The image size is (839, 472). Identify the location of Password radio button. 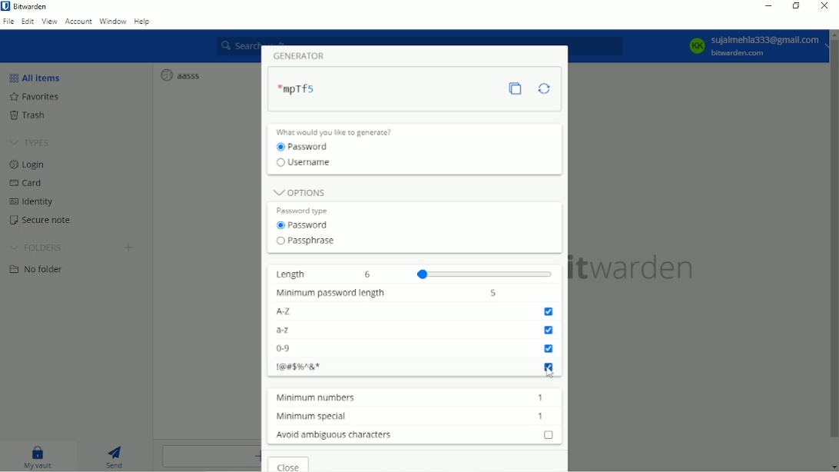
(309, 148).